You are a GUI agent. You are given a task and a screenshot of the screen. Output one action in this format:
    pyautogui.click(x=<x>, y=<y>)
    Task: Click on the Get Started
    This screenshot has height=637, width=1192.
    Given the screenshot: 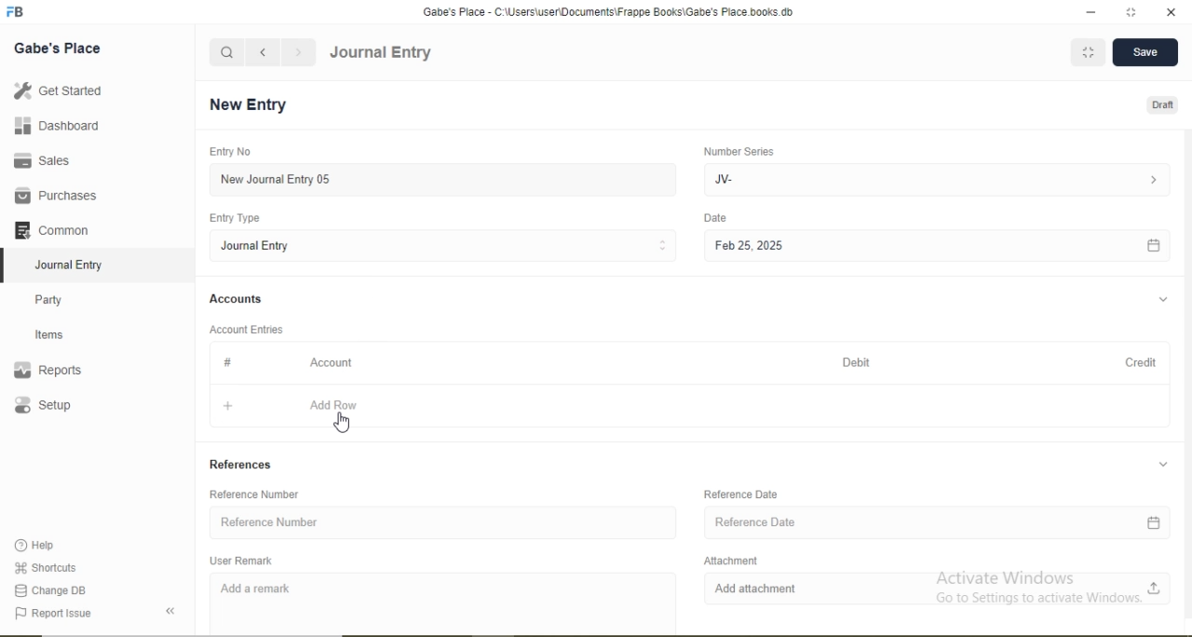 What is the action you would take?
    pyautogui.click(x=56, y=90)
    